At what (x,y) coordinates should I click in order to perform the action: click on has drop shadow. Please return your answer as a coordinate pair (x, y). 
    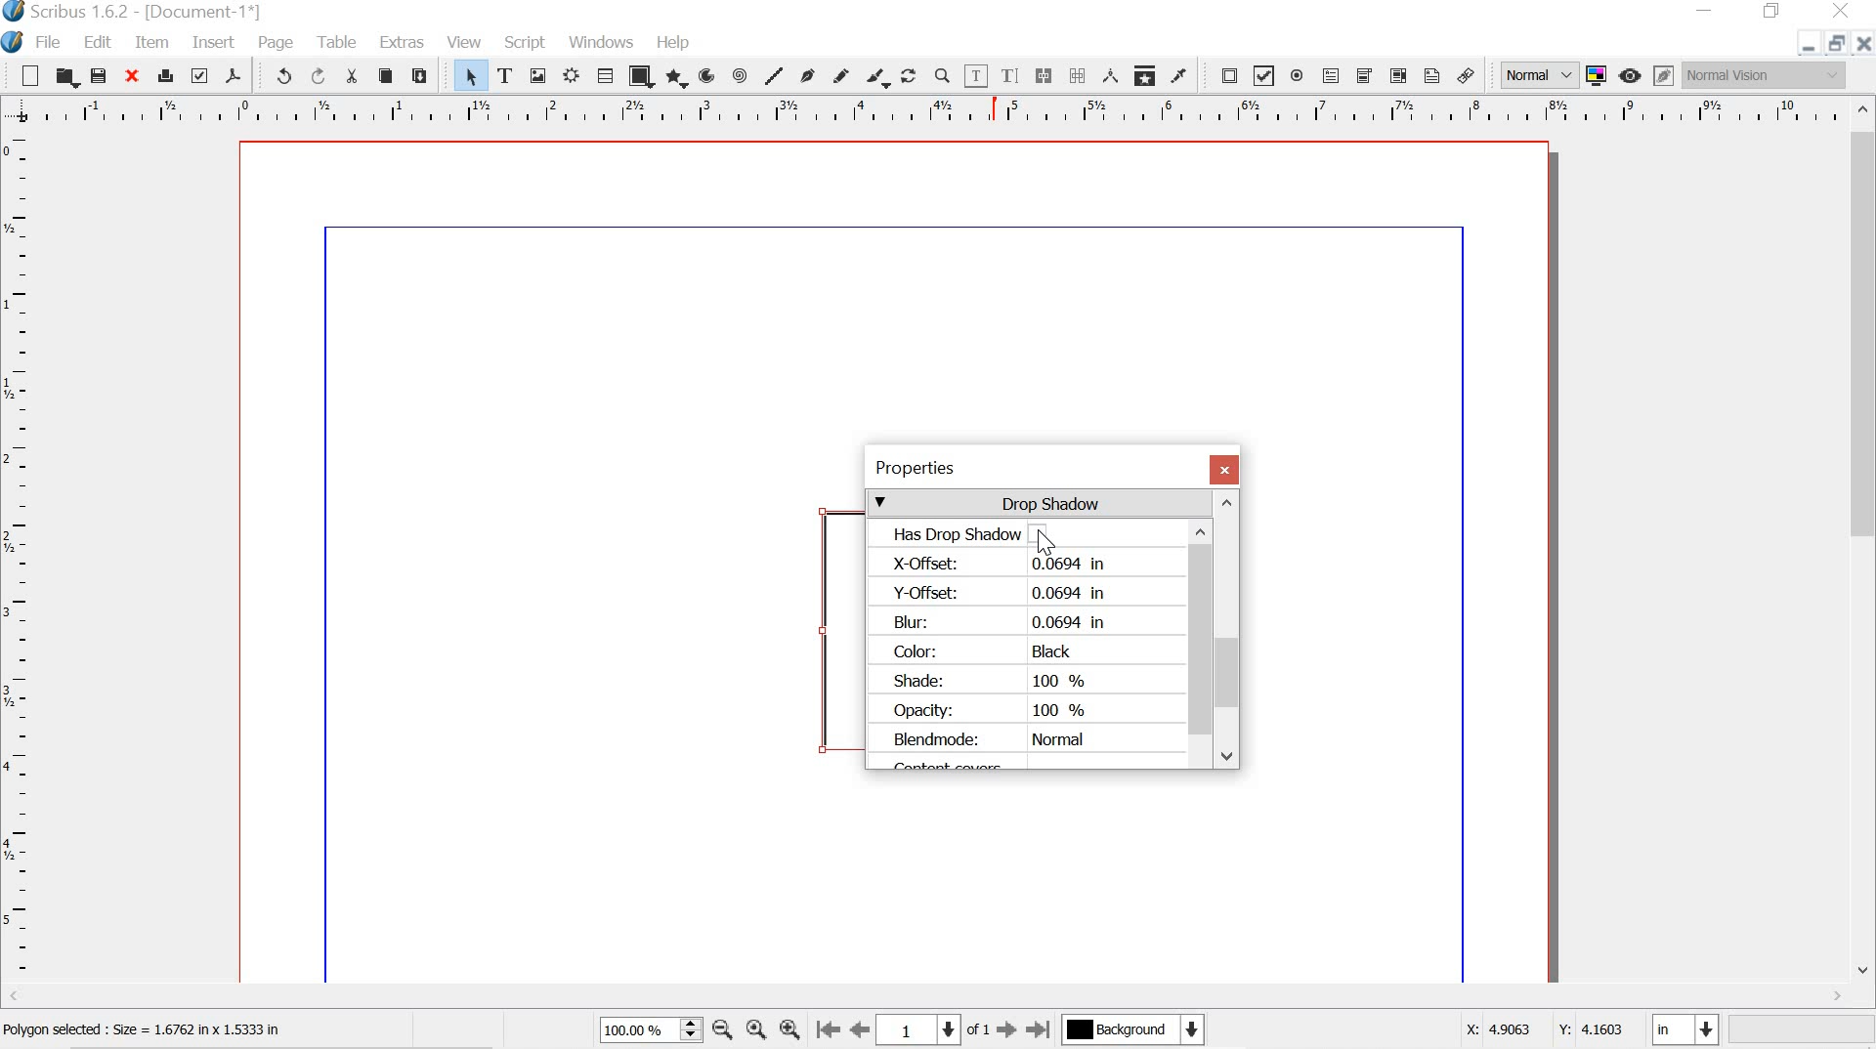
    Looking at the image, I should click on (1029, 533).